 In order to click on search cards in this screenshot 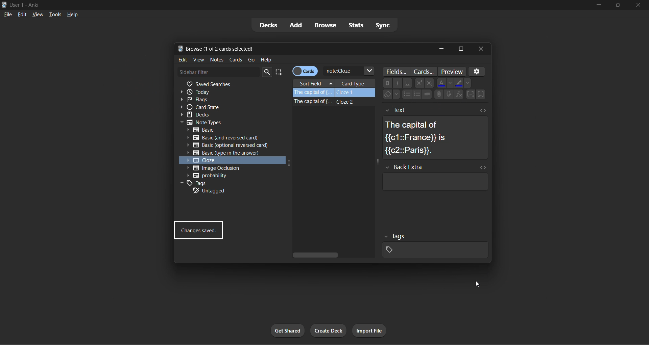, I will do `click(349, 71)`.